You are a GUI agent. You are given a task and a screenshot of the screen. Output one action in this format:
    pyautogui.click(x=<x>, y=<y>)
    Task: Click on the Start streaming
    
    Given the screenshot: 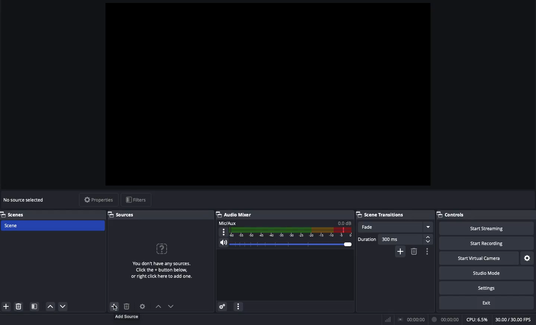 What is the action you would take?
    pyautogui.click(x=489, y=227)
    